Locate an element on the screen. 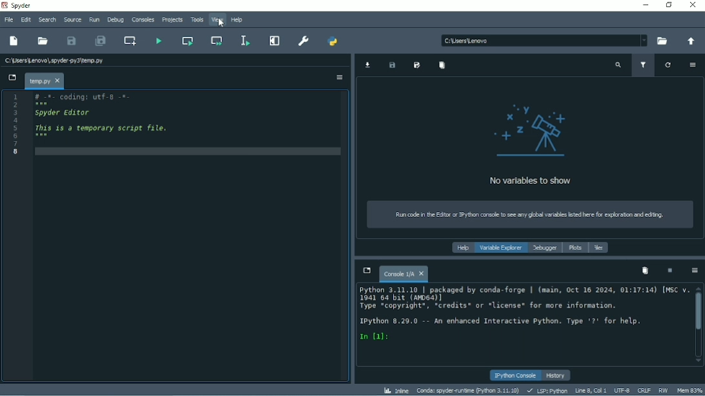  Run selection or current line is located at coordinates (245, 41).